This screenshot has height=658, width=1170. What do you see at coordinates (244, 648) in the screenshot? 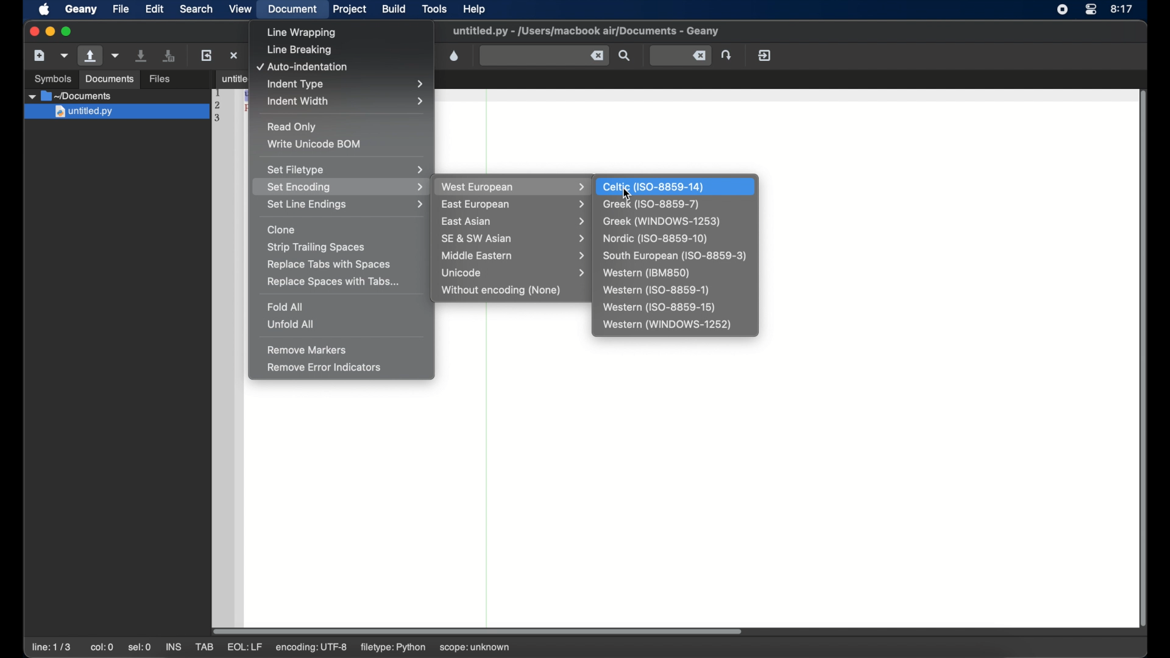
I see `mod` at bounding box center [244, 648].